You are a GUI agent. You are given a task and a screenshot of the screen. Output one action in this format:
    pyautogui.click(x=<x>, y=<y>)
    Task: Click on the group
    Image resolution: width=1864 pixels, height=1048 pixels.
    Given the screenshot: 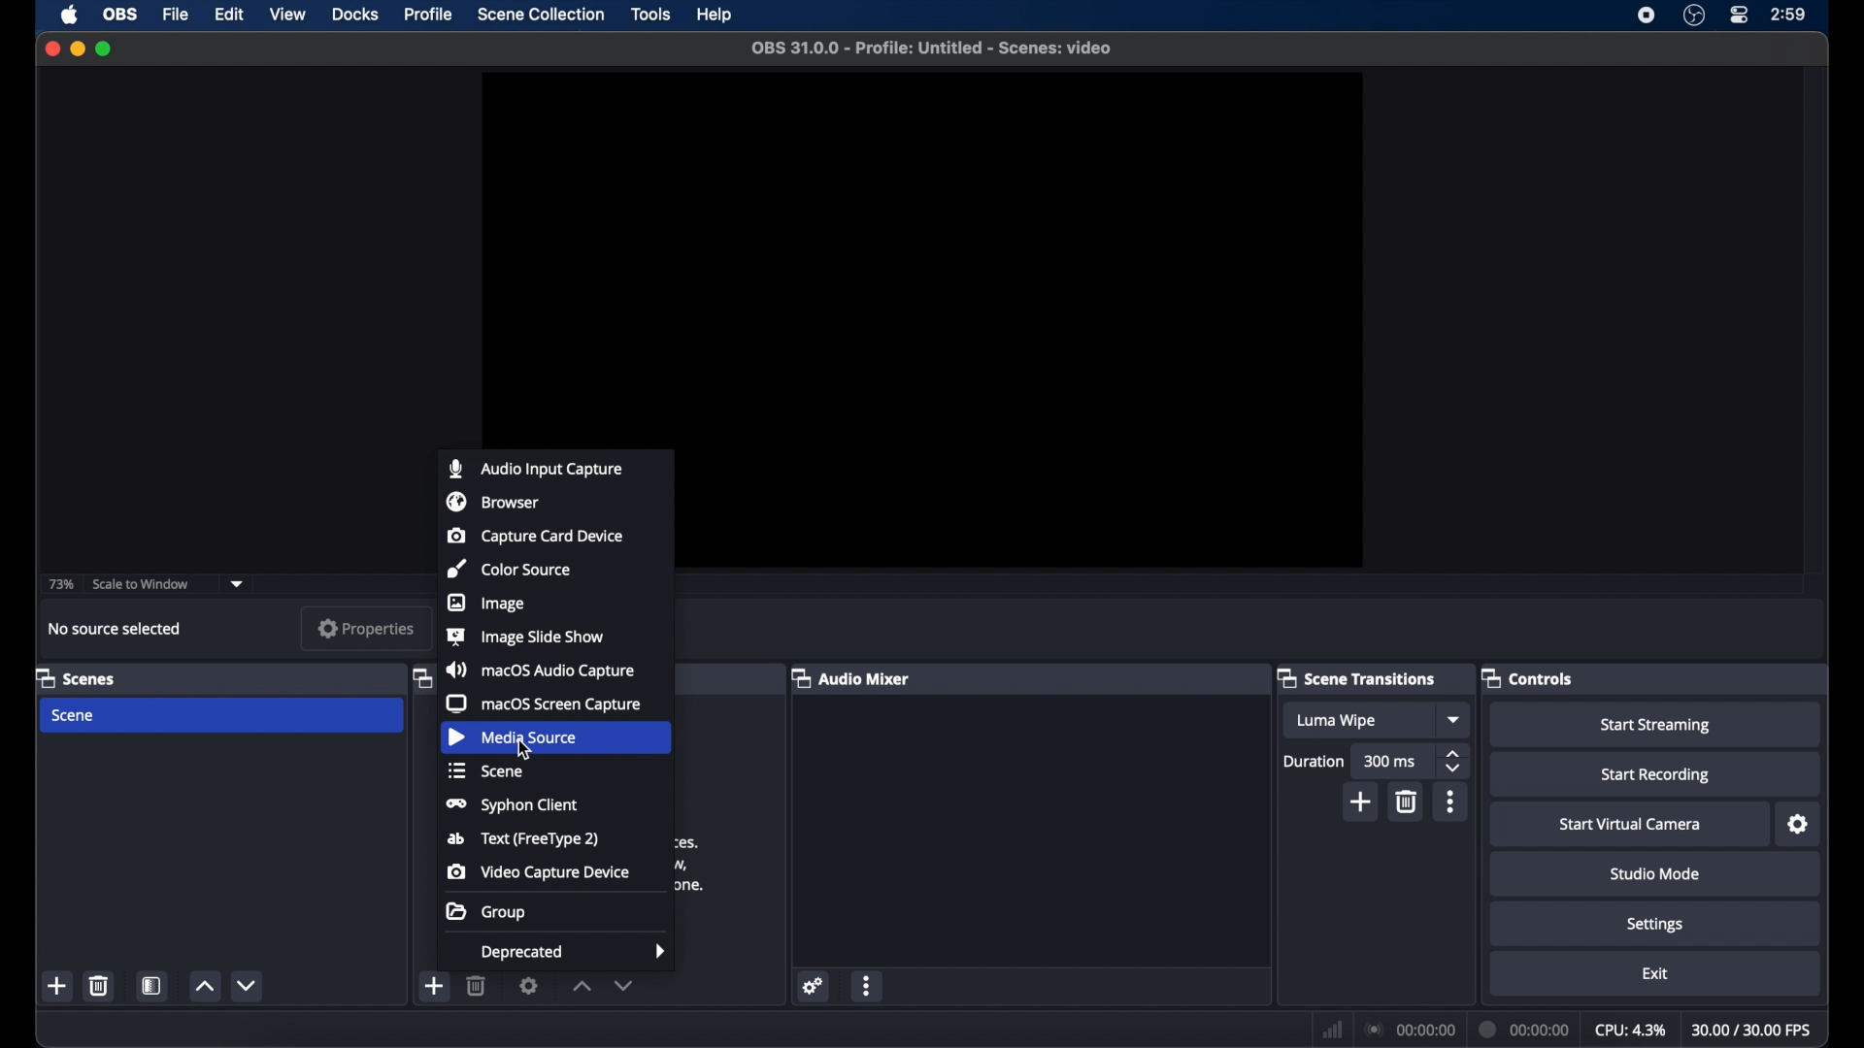 What is the action you would take?
    pyautogui.click(x=485, y=913)
    